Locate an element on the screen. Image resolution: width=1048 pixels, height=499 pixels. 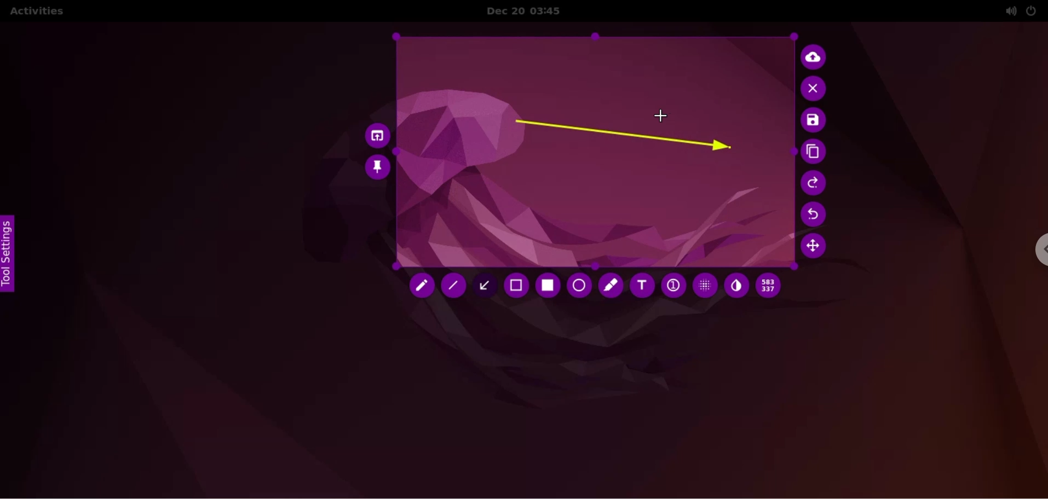
upload is located at coordinates (816, 56).